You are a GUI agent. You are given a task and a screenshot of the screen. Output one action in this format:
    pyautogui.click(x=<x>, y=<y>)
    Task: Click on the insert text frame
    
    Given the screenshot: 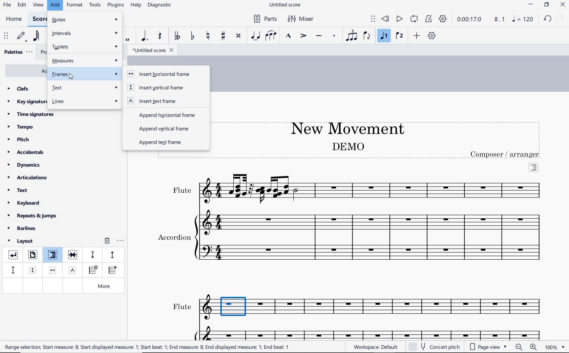 What is the action you would take?
    pyautogui.click(x=73, y=269)
    